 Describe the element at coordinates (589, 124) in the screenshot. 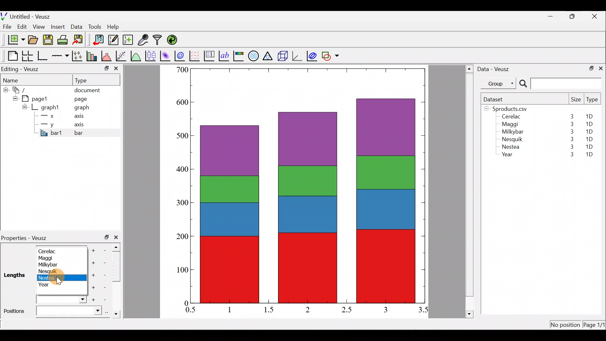

I see `1D` at that location.